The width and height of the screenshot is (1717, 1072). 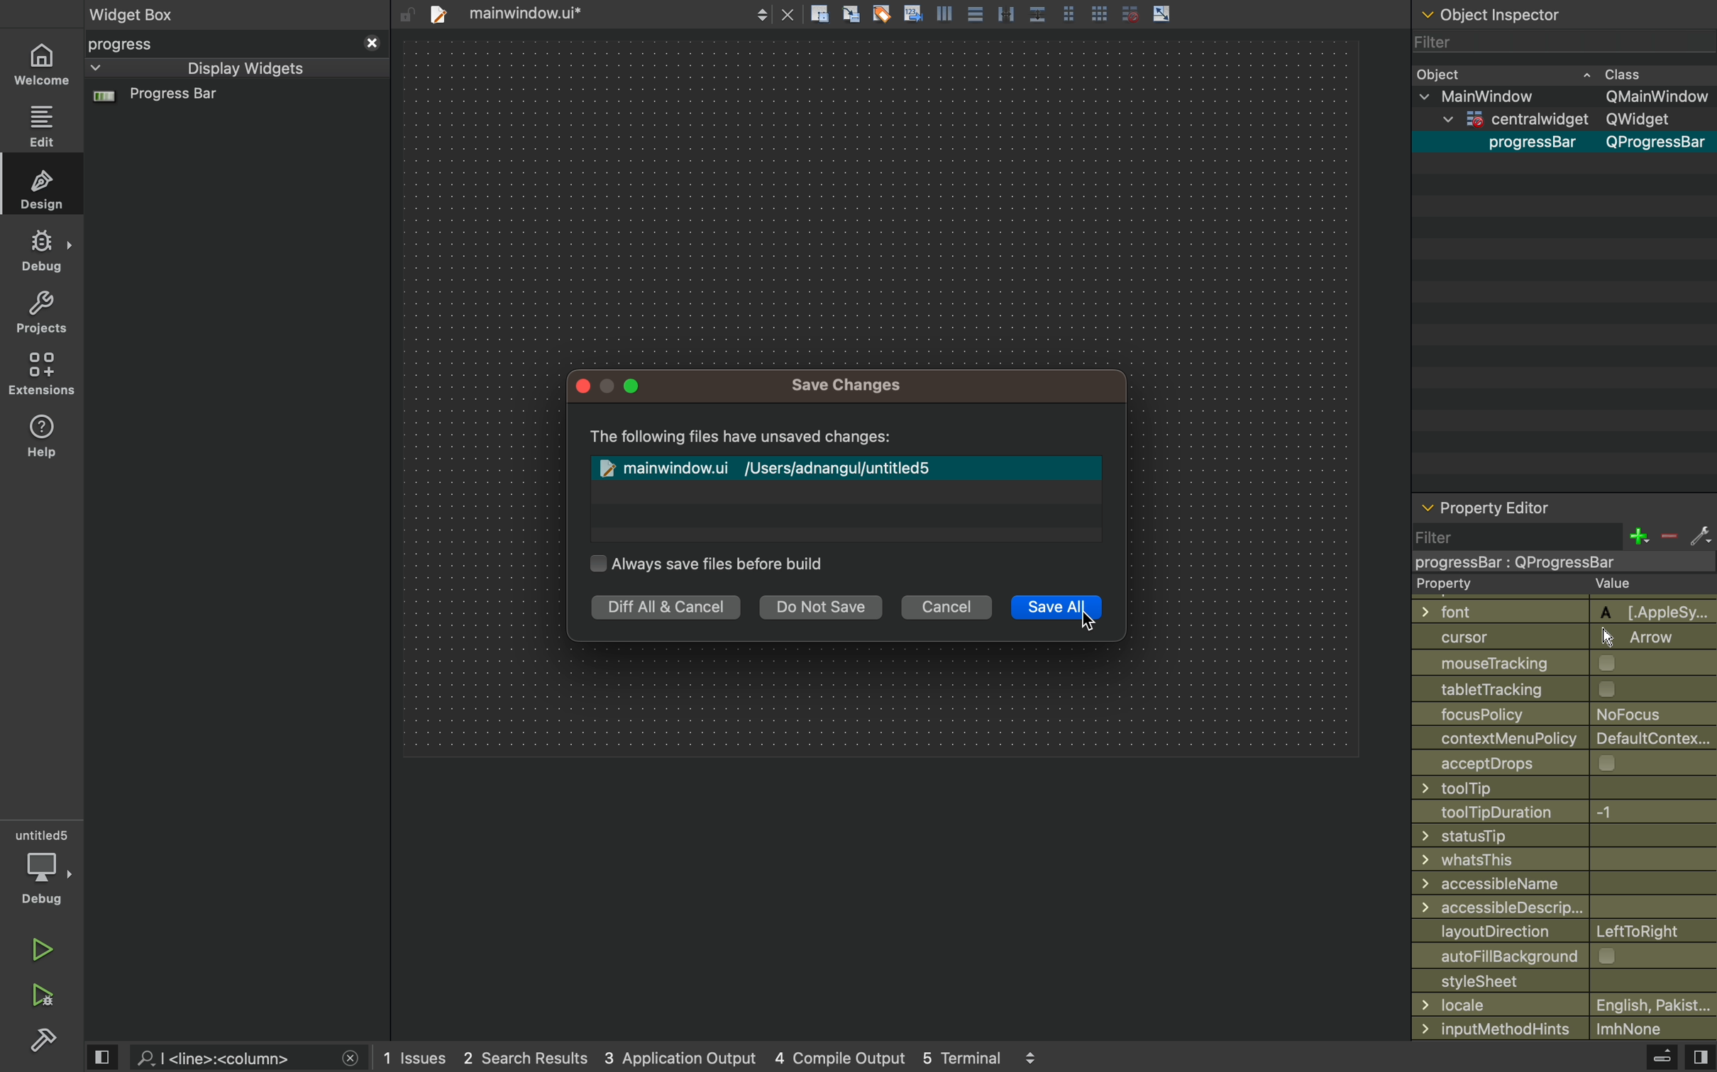 I want to click on autofillbackground, so click(x=1568, y=956).